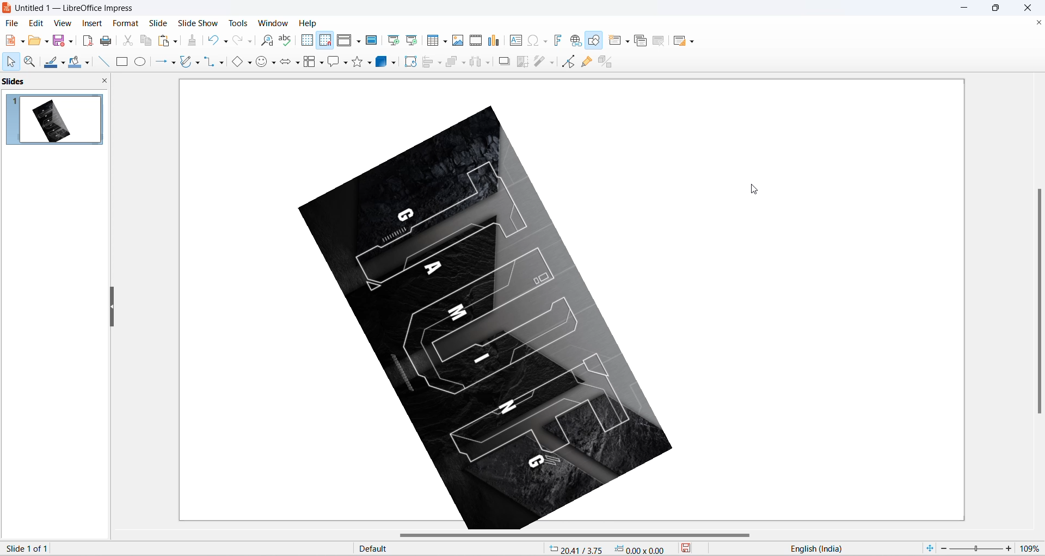  What do you see at coordinates (210, 62) in the screenshot?
I see `connectors` at bounding box center [210, 62].